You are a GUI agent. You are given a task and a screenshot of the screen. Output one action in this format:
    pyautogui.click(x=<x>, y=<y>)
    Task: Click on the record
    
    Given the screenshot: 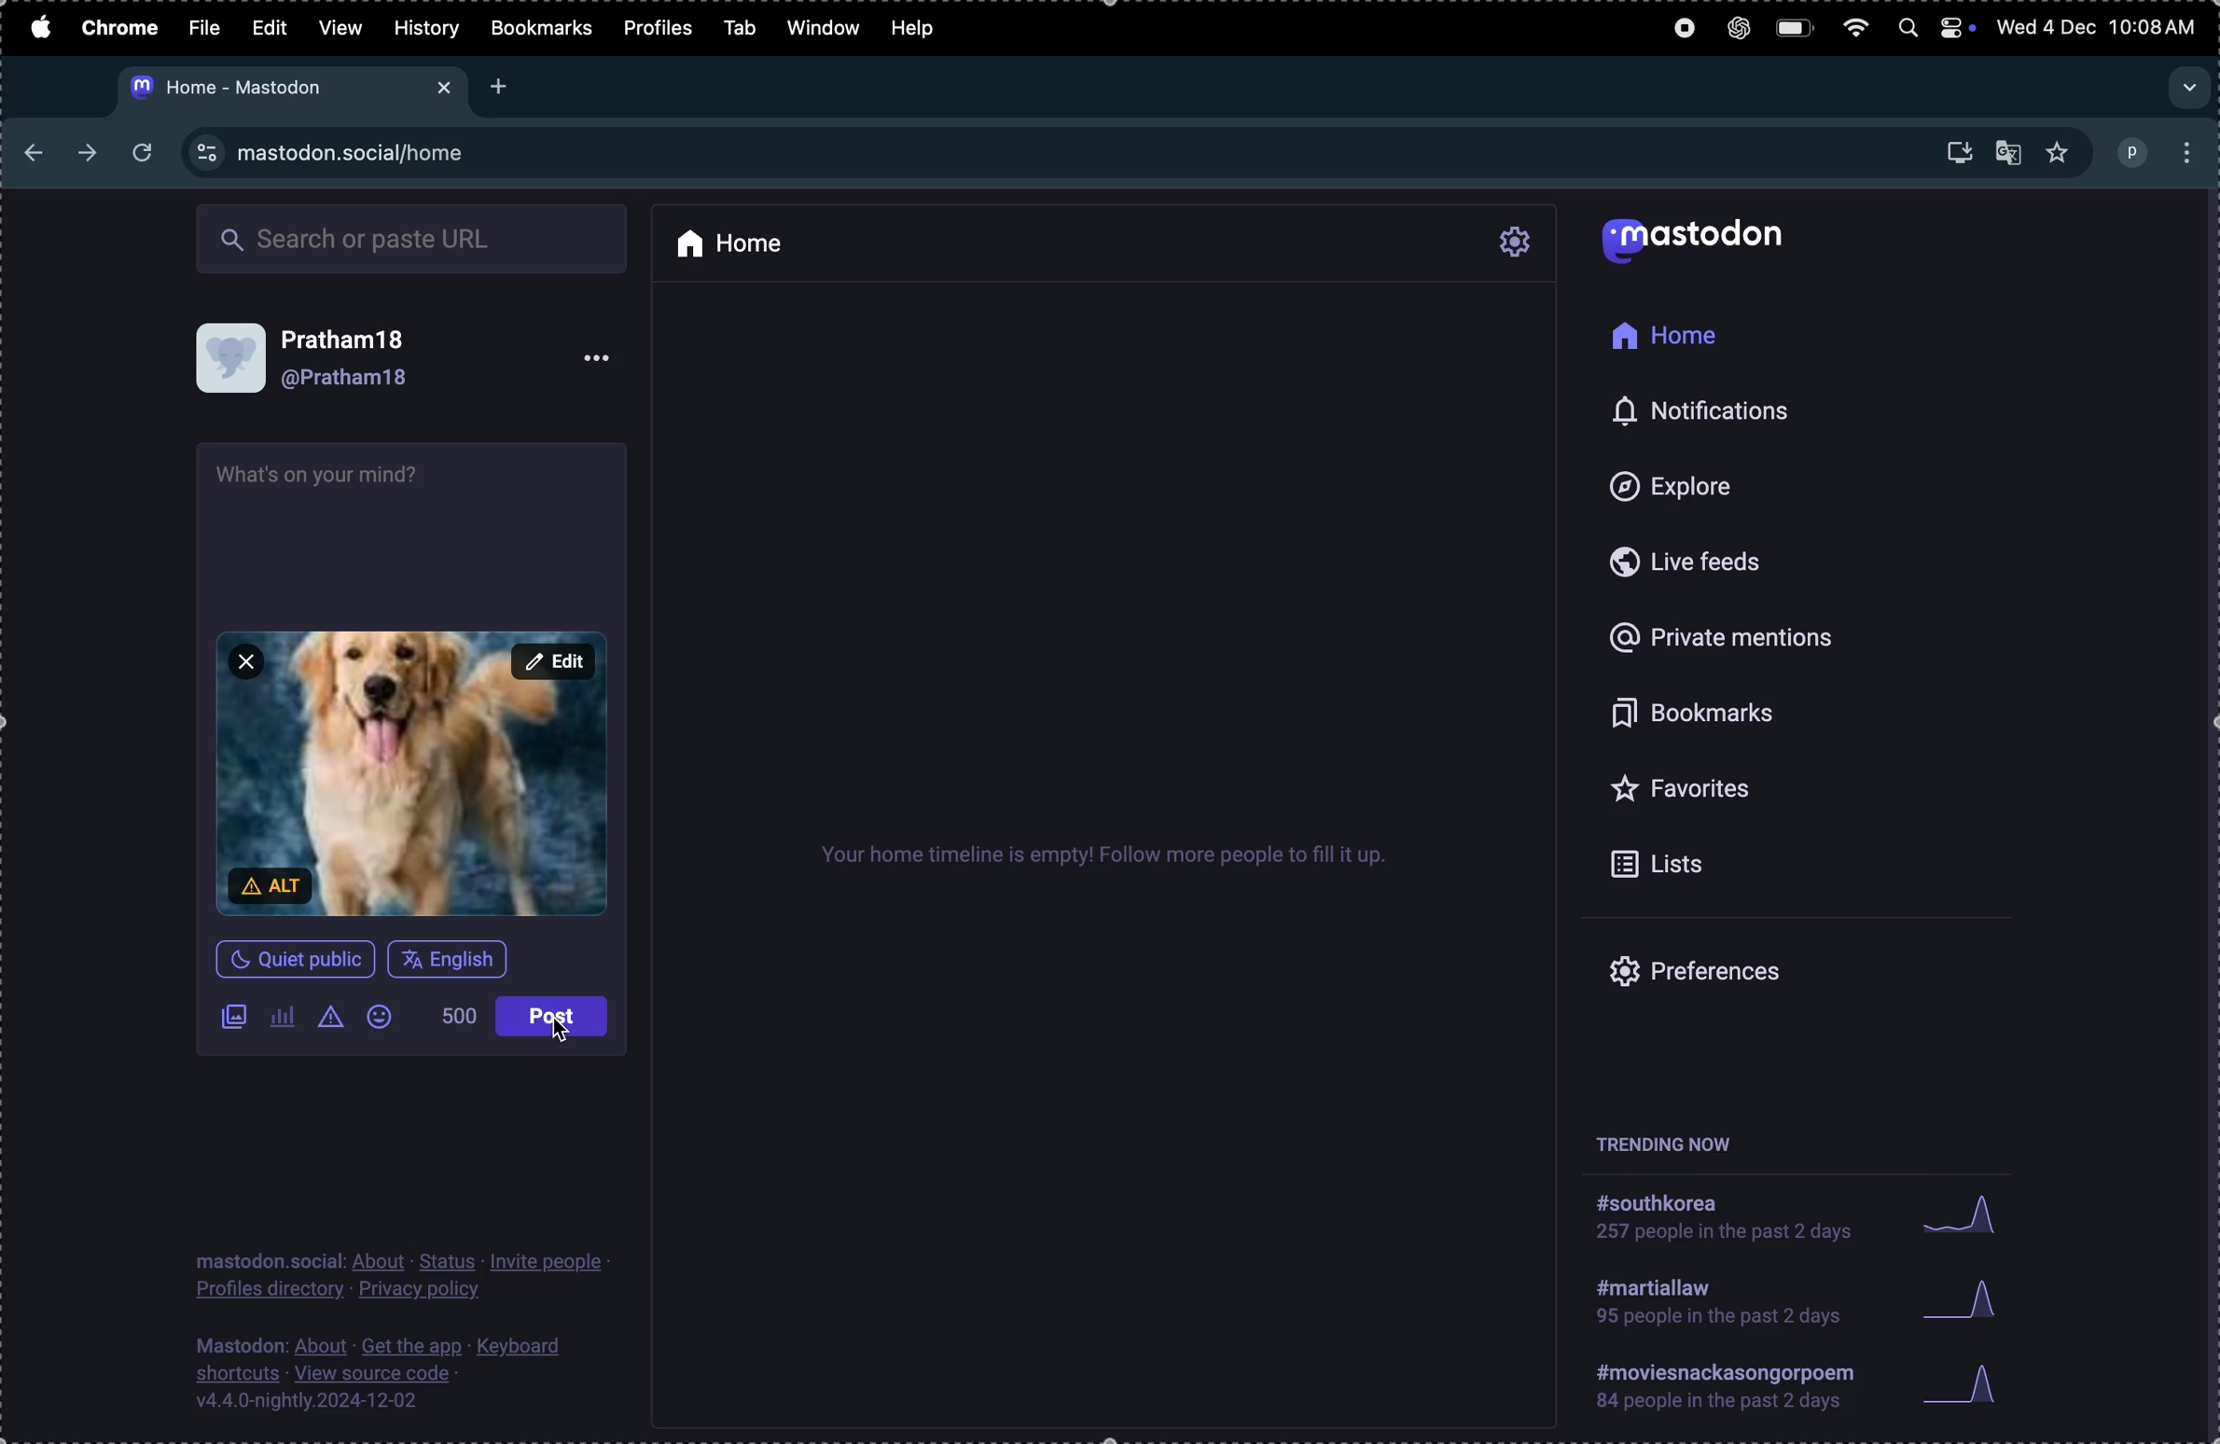 What is the action you would take?
    pyautogui.click(x=1676, y=32)
    